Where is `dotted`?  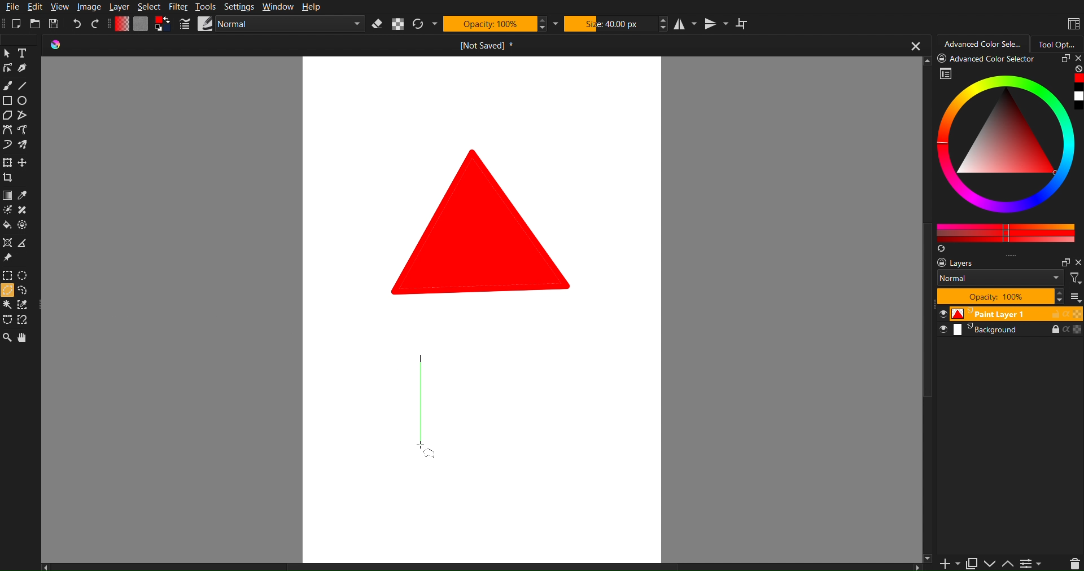 dotted is located at coordinates (24, 226).